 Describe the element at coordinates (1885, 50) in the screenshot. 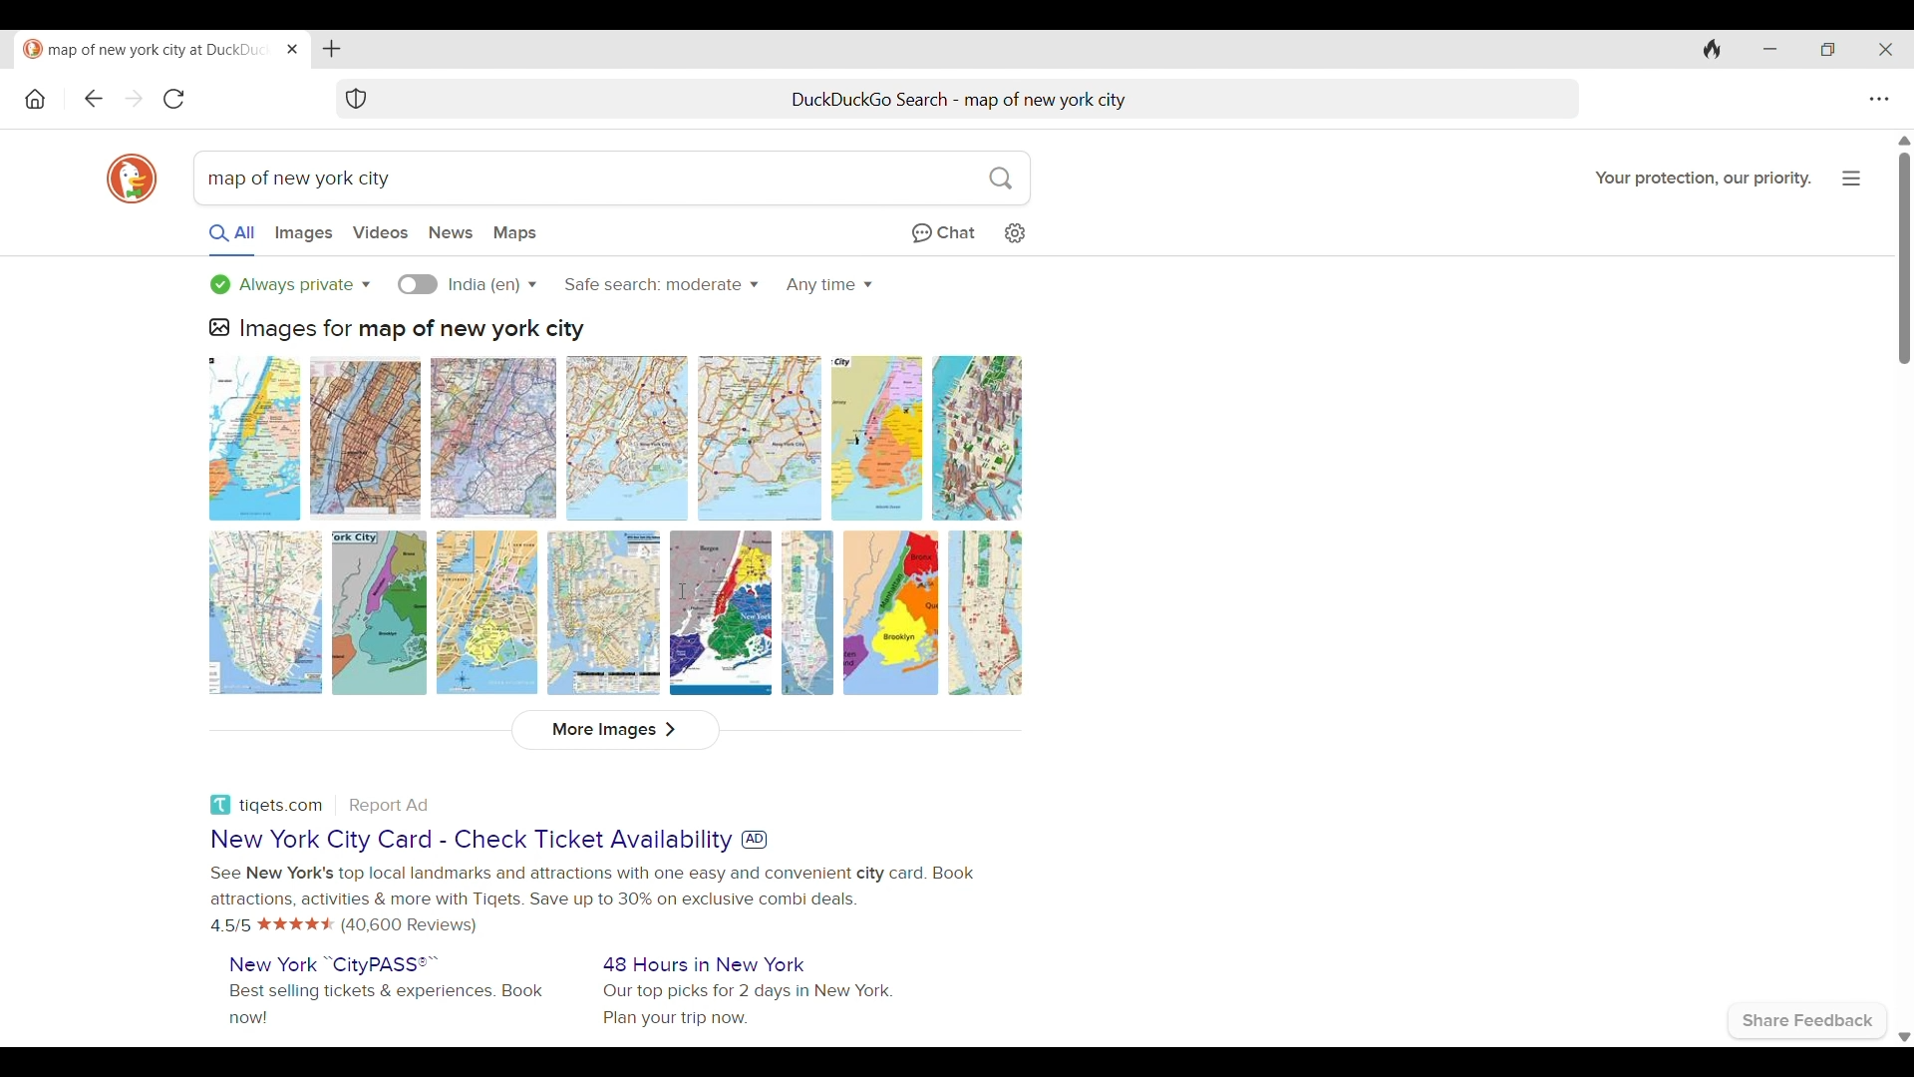

I see `Close browser` at that location.